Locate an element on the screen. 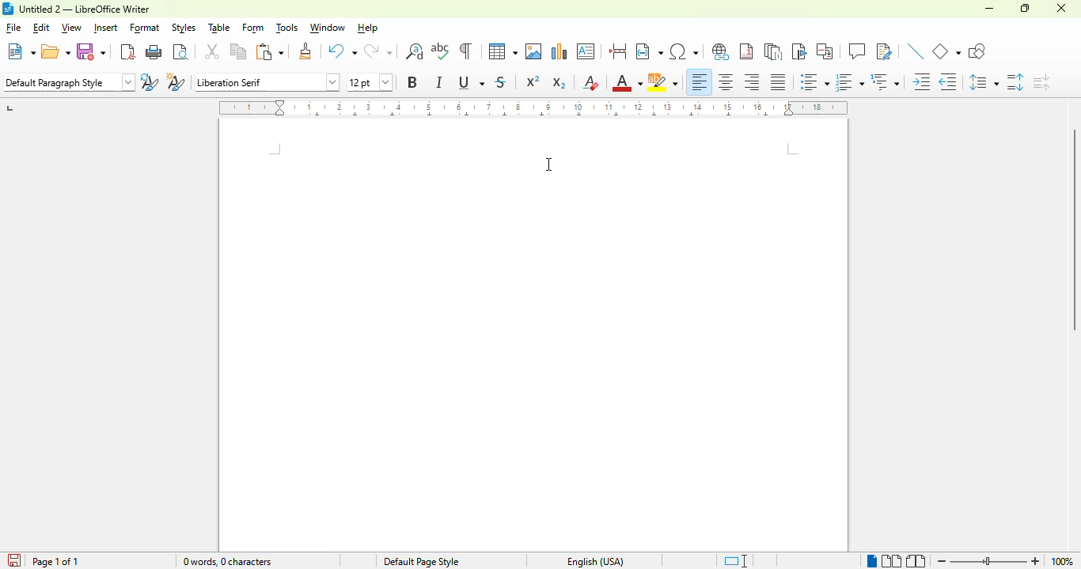 The height and width of the screenshot is (569, 1081). spelling is located at coordinates (441, 52).